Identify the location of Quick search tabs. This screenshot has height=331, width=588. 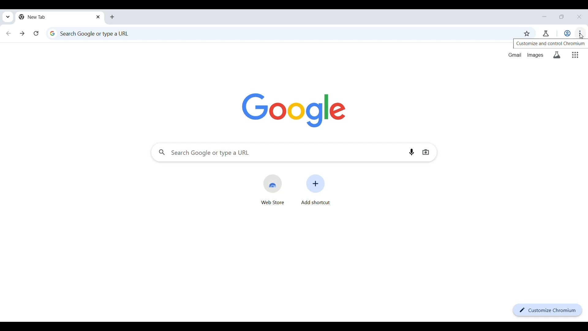
(8, 17).